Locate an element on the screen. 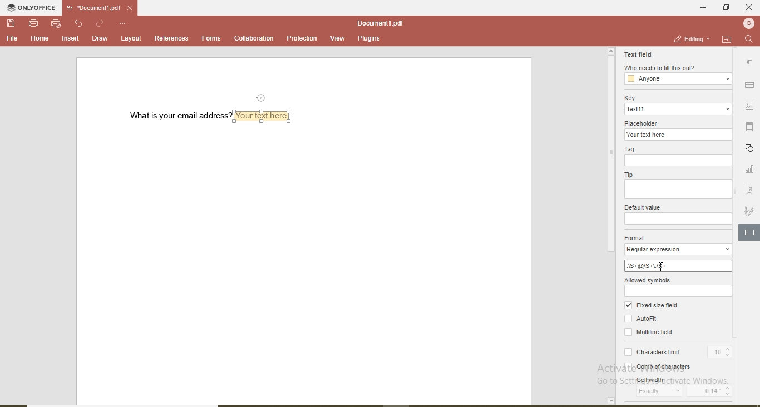 The width and height of the screenshot is (760, 407). key is located at coordinates (628, 98).